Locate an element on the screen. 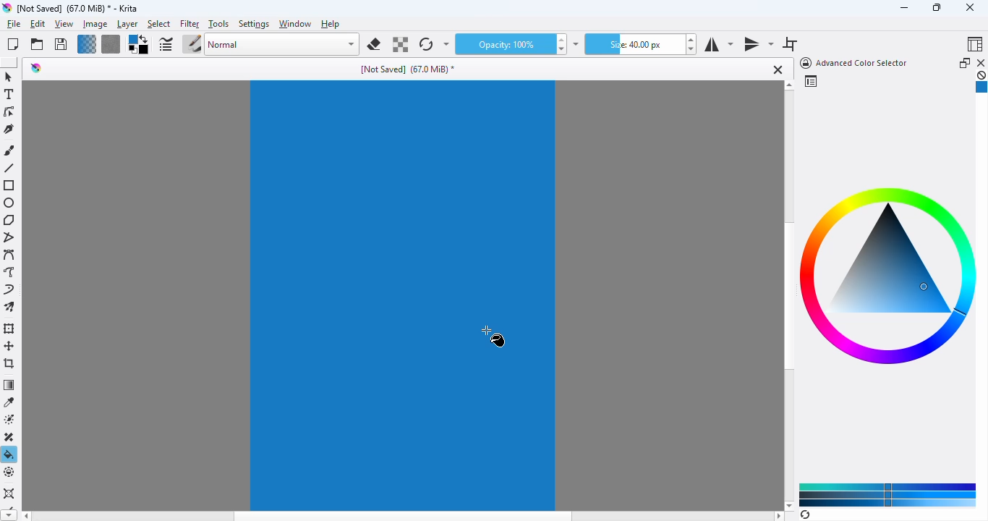 The image size is (988, 521). wrap around mode is located at coordinates (790, 44).